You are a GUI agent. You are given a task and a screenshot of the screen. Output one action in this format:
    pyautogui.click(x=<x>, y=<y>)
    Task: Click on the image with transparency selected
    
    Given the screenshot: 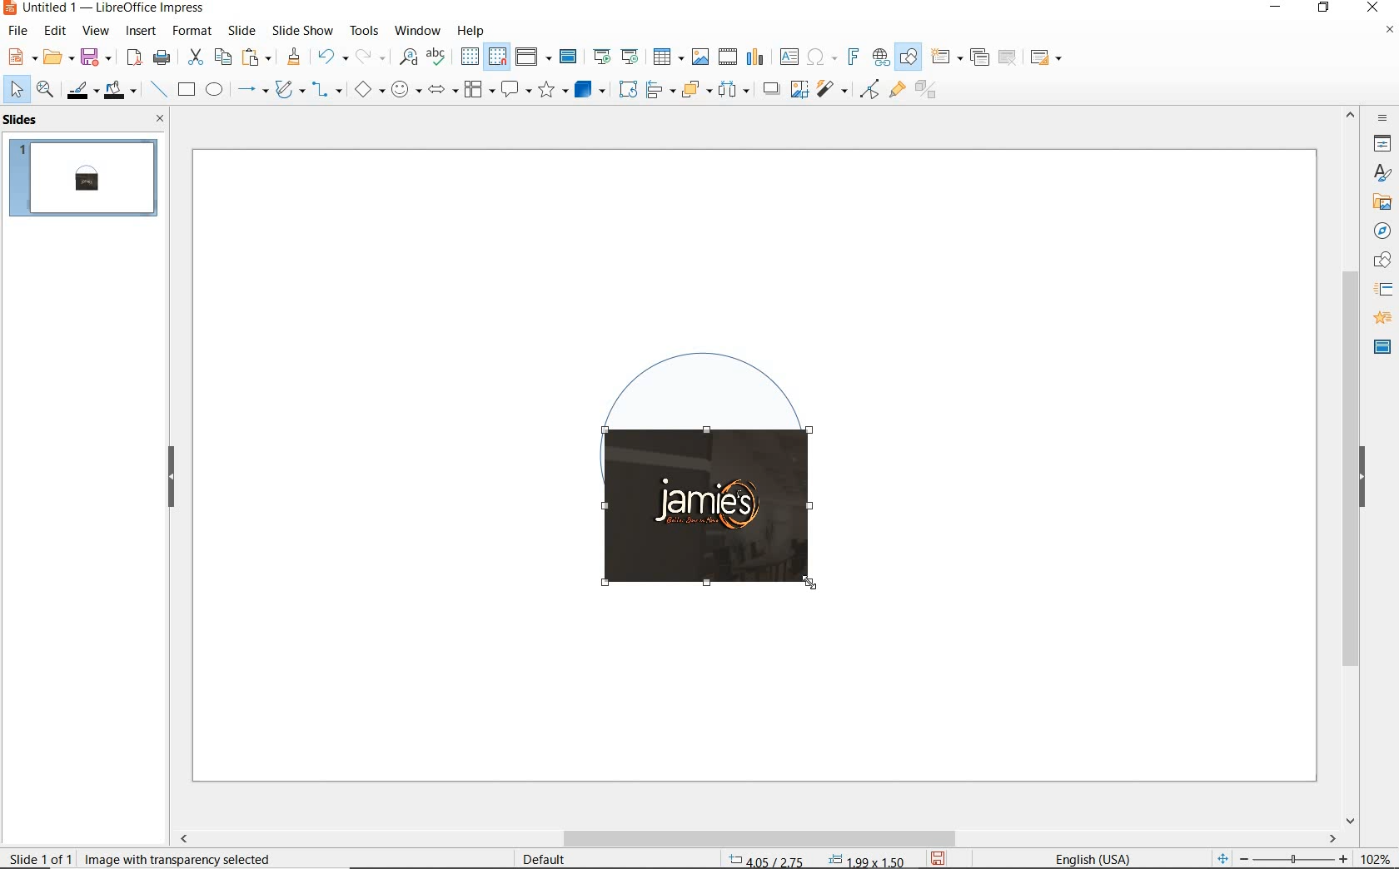 What is the action you would take?
    pyautogui.click(x=183, y=857)
    